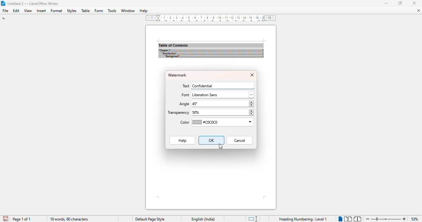  I want to click on heading numbering: level 1, so click(303, 219).